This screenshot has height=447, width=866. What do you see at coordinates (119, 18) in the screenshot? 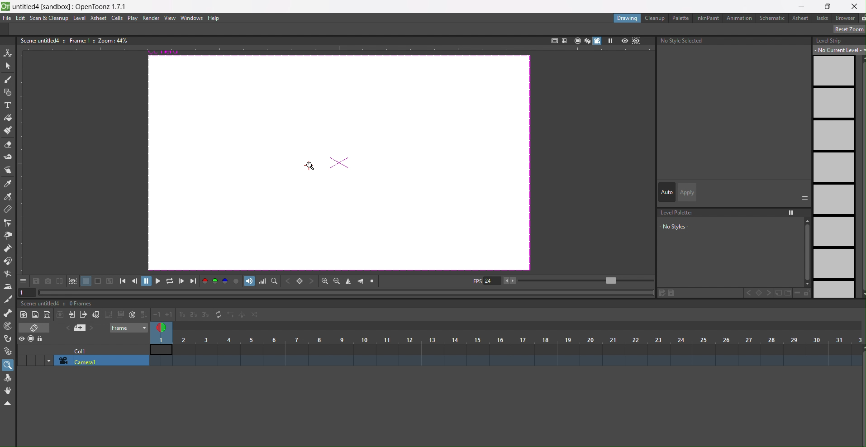
I see `cells` at bounding box center [119, 18].